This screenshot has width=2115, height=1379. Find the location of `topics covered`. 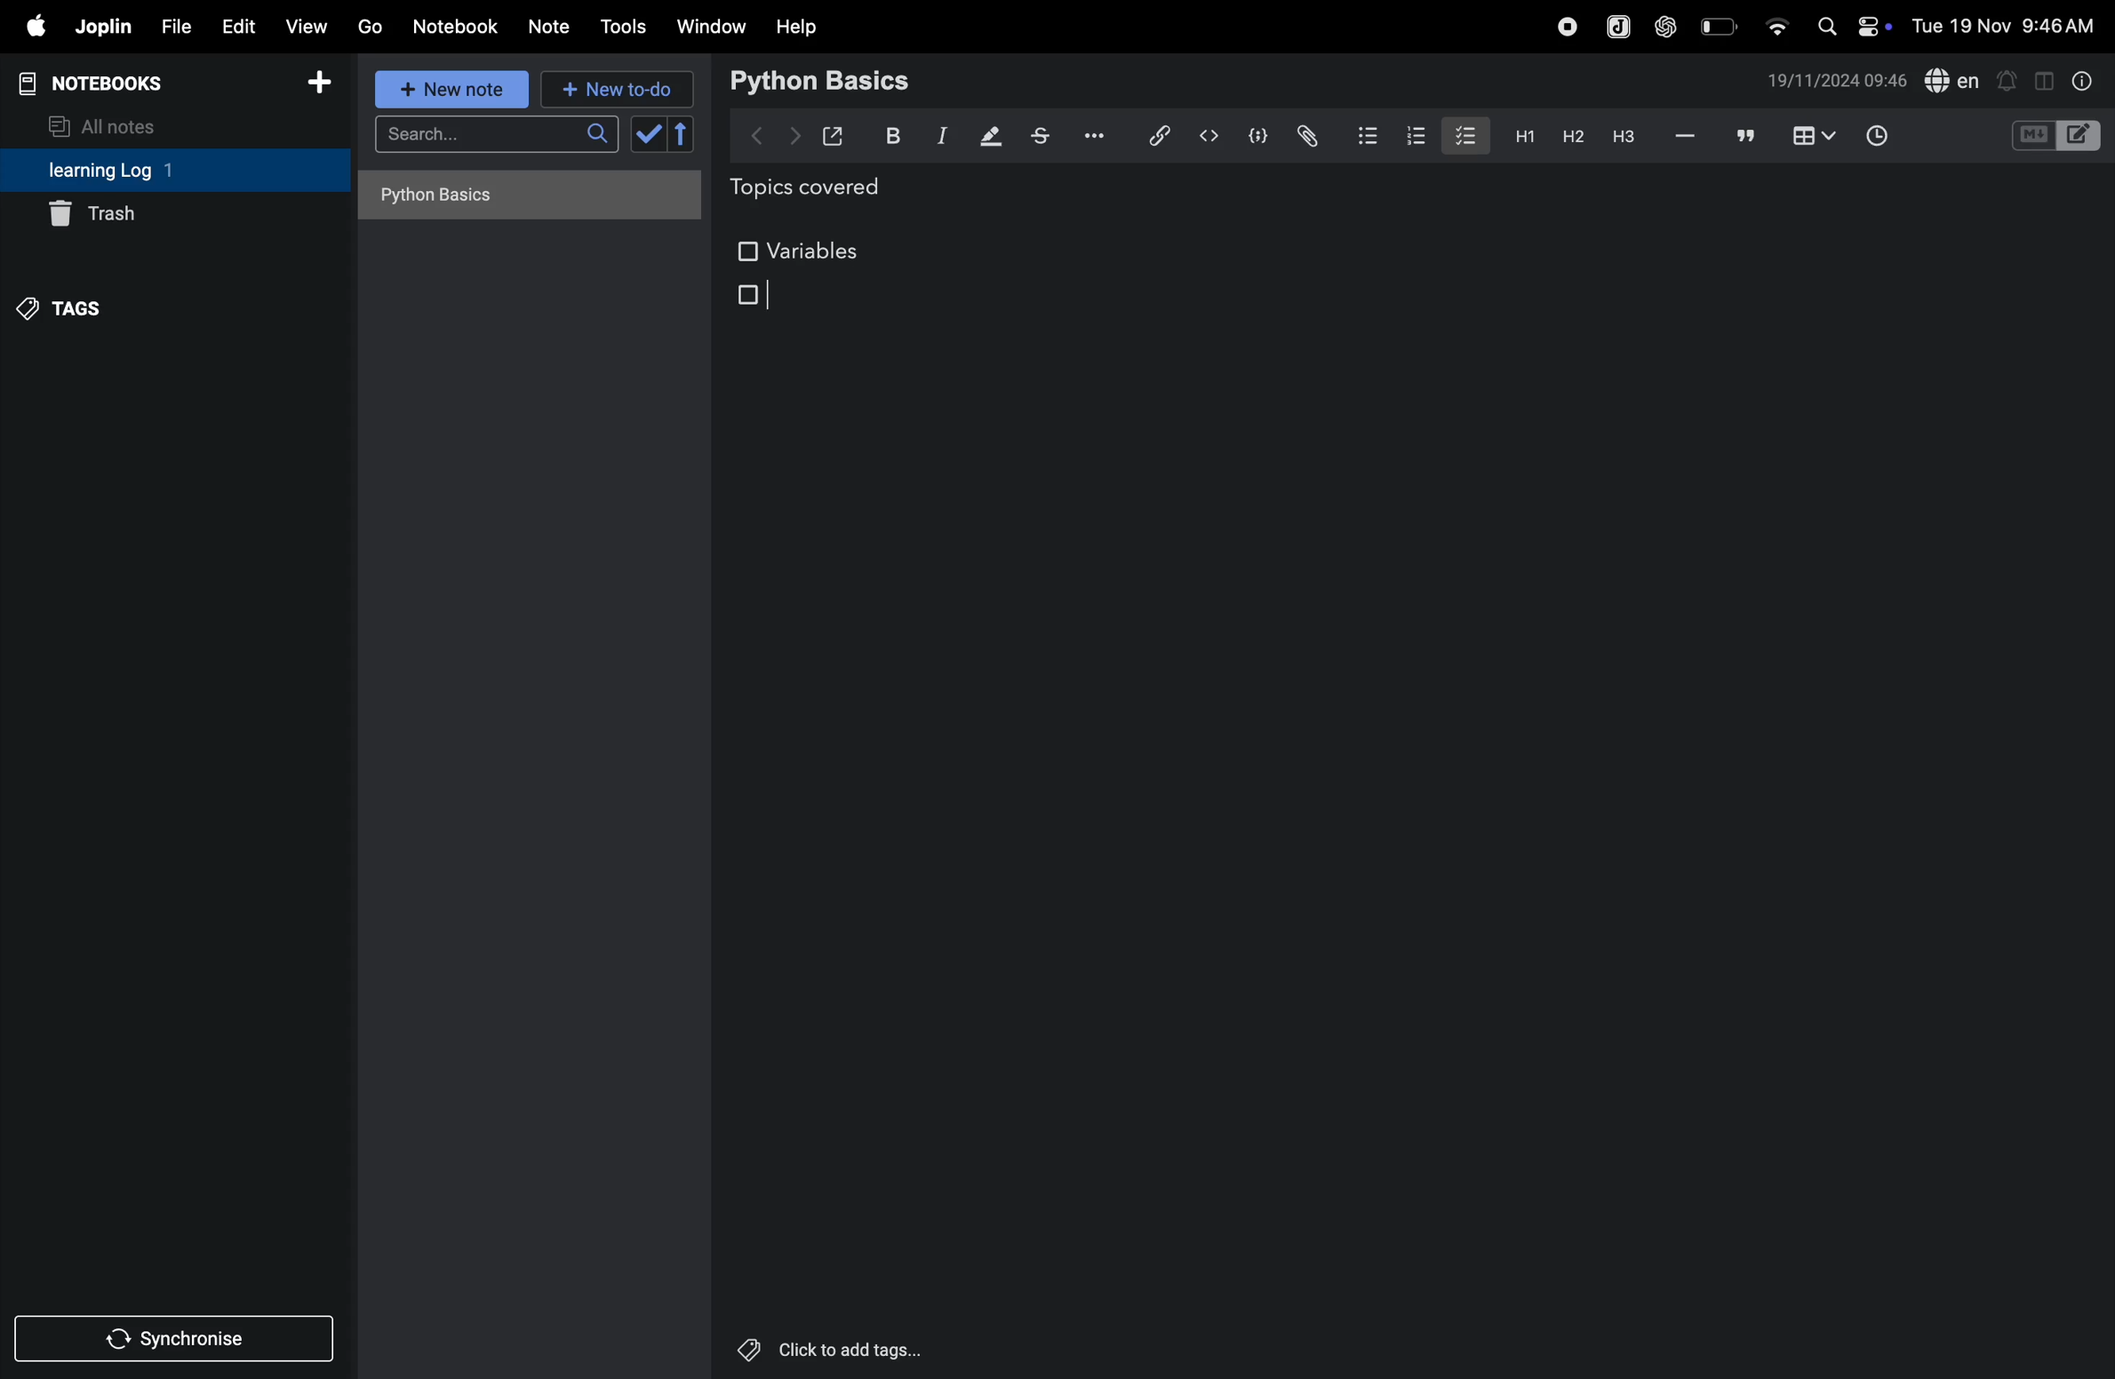

topics covered is located at coordinates (826, 190).